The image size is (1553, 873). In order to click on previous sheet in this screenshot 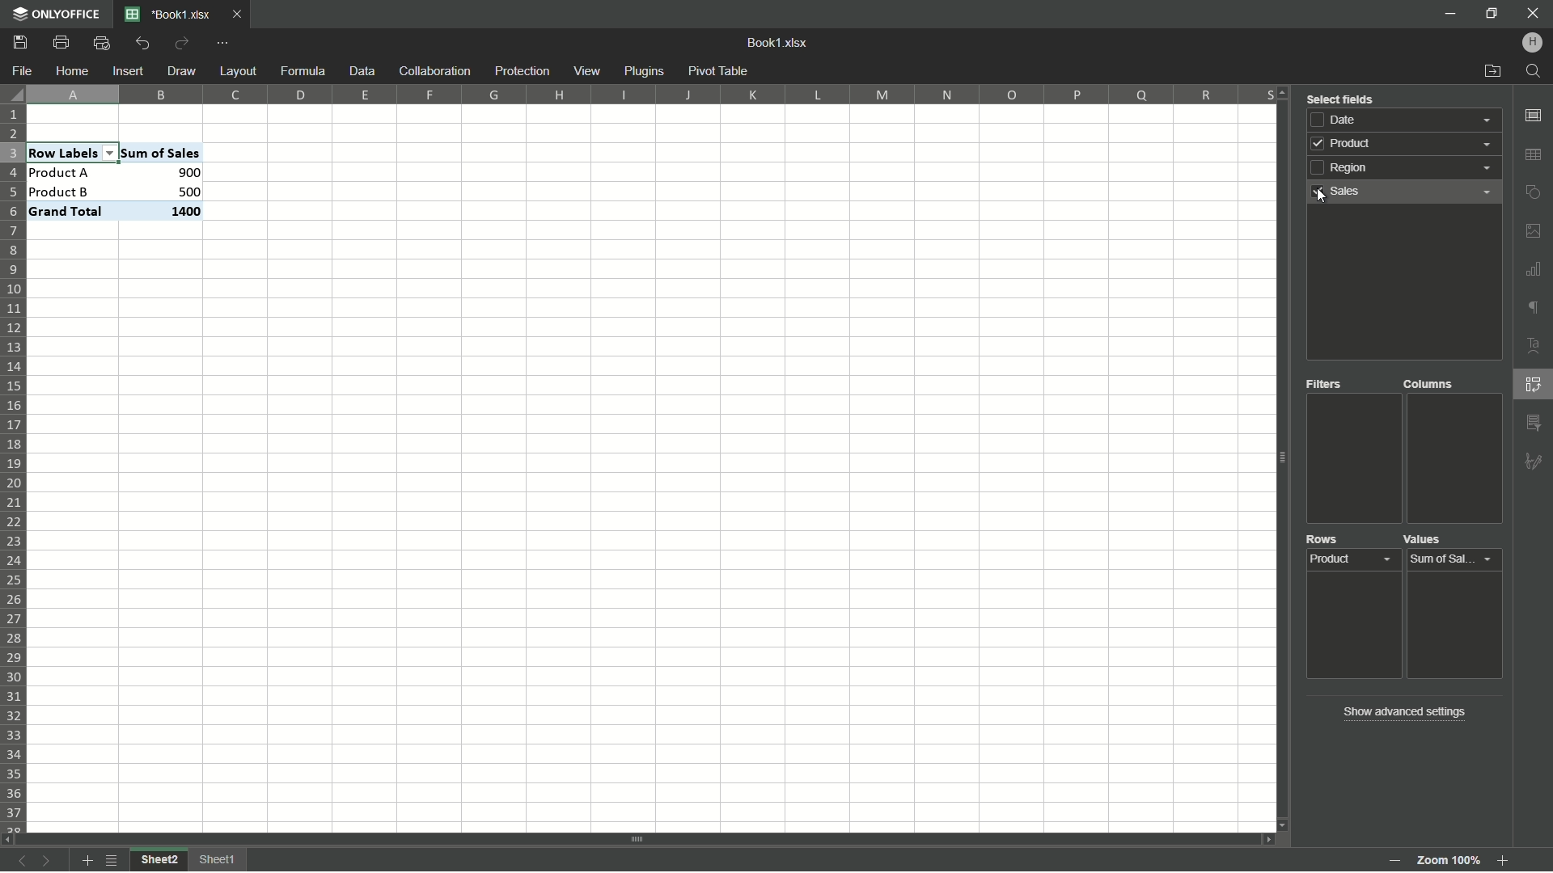, I will do `click(20, 863)`.